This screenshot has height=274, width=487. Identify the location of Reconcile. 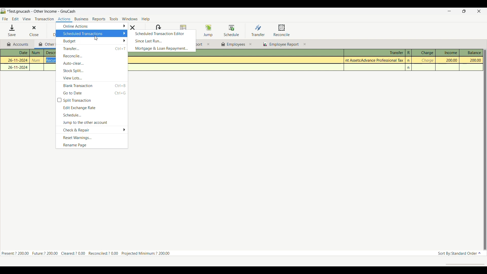
(282, 30).